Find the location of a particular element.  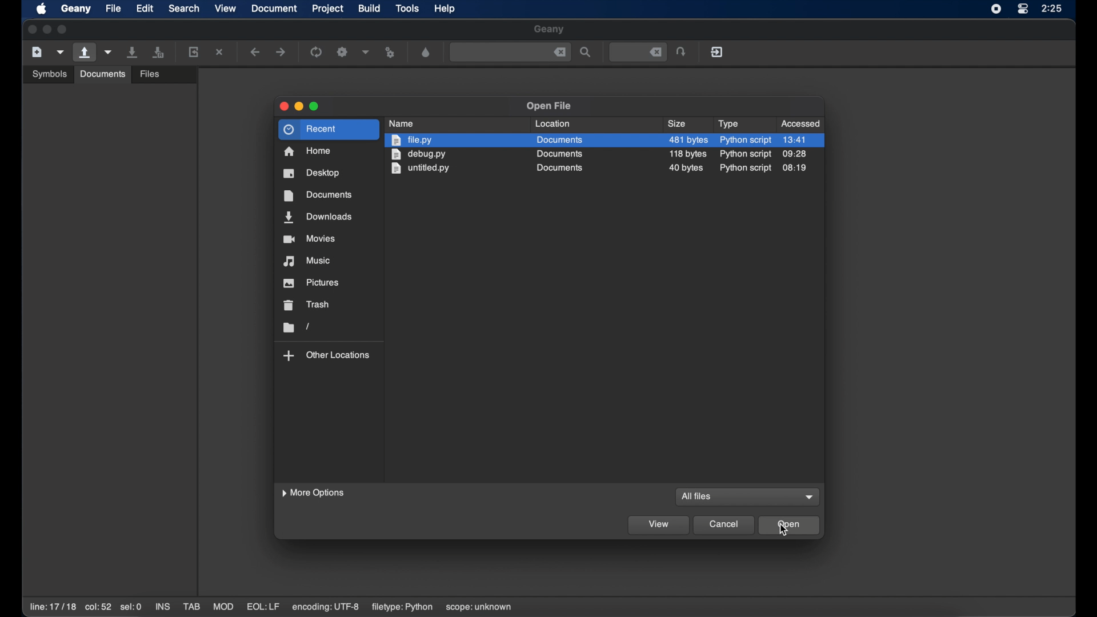

debug.py is located at coordinates (418, 154).